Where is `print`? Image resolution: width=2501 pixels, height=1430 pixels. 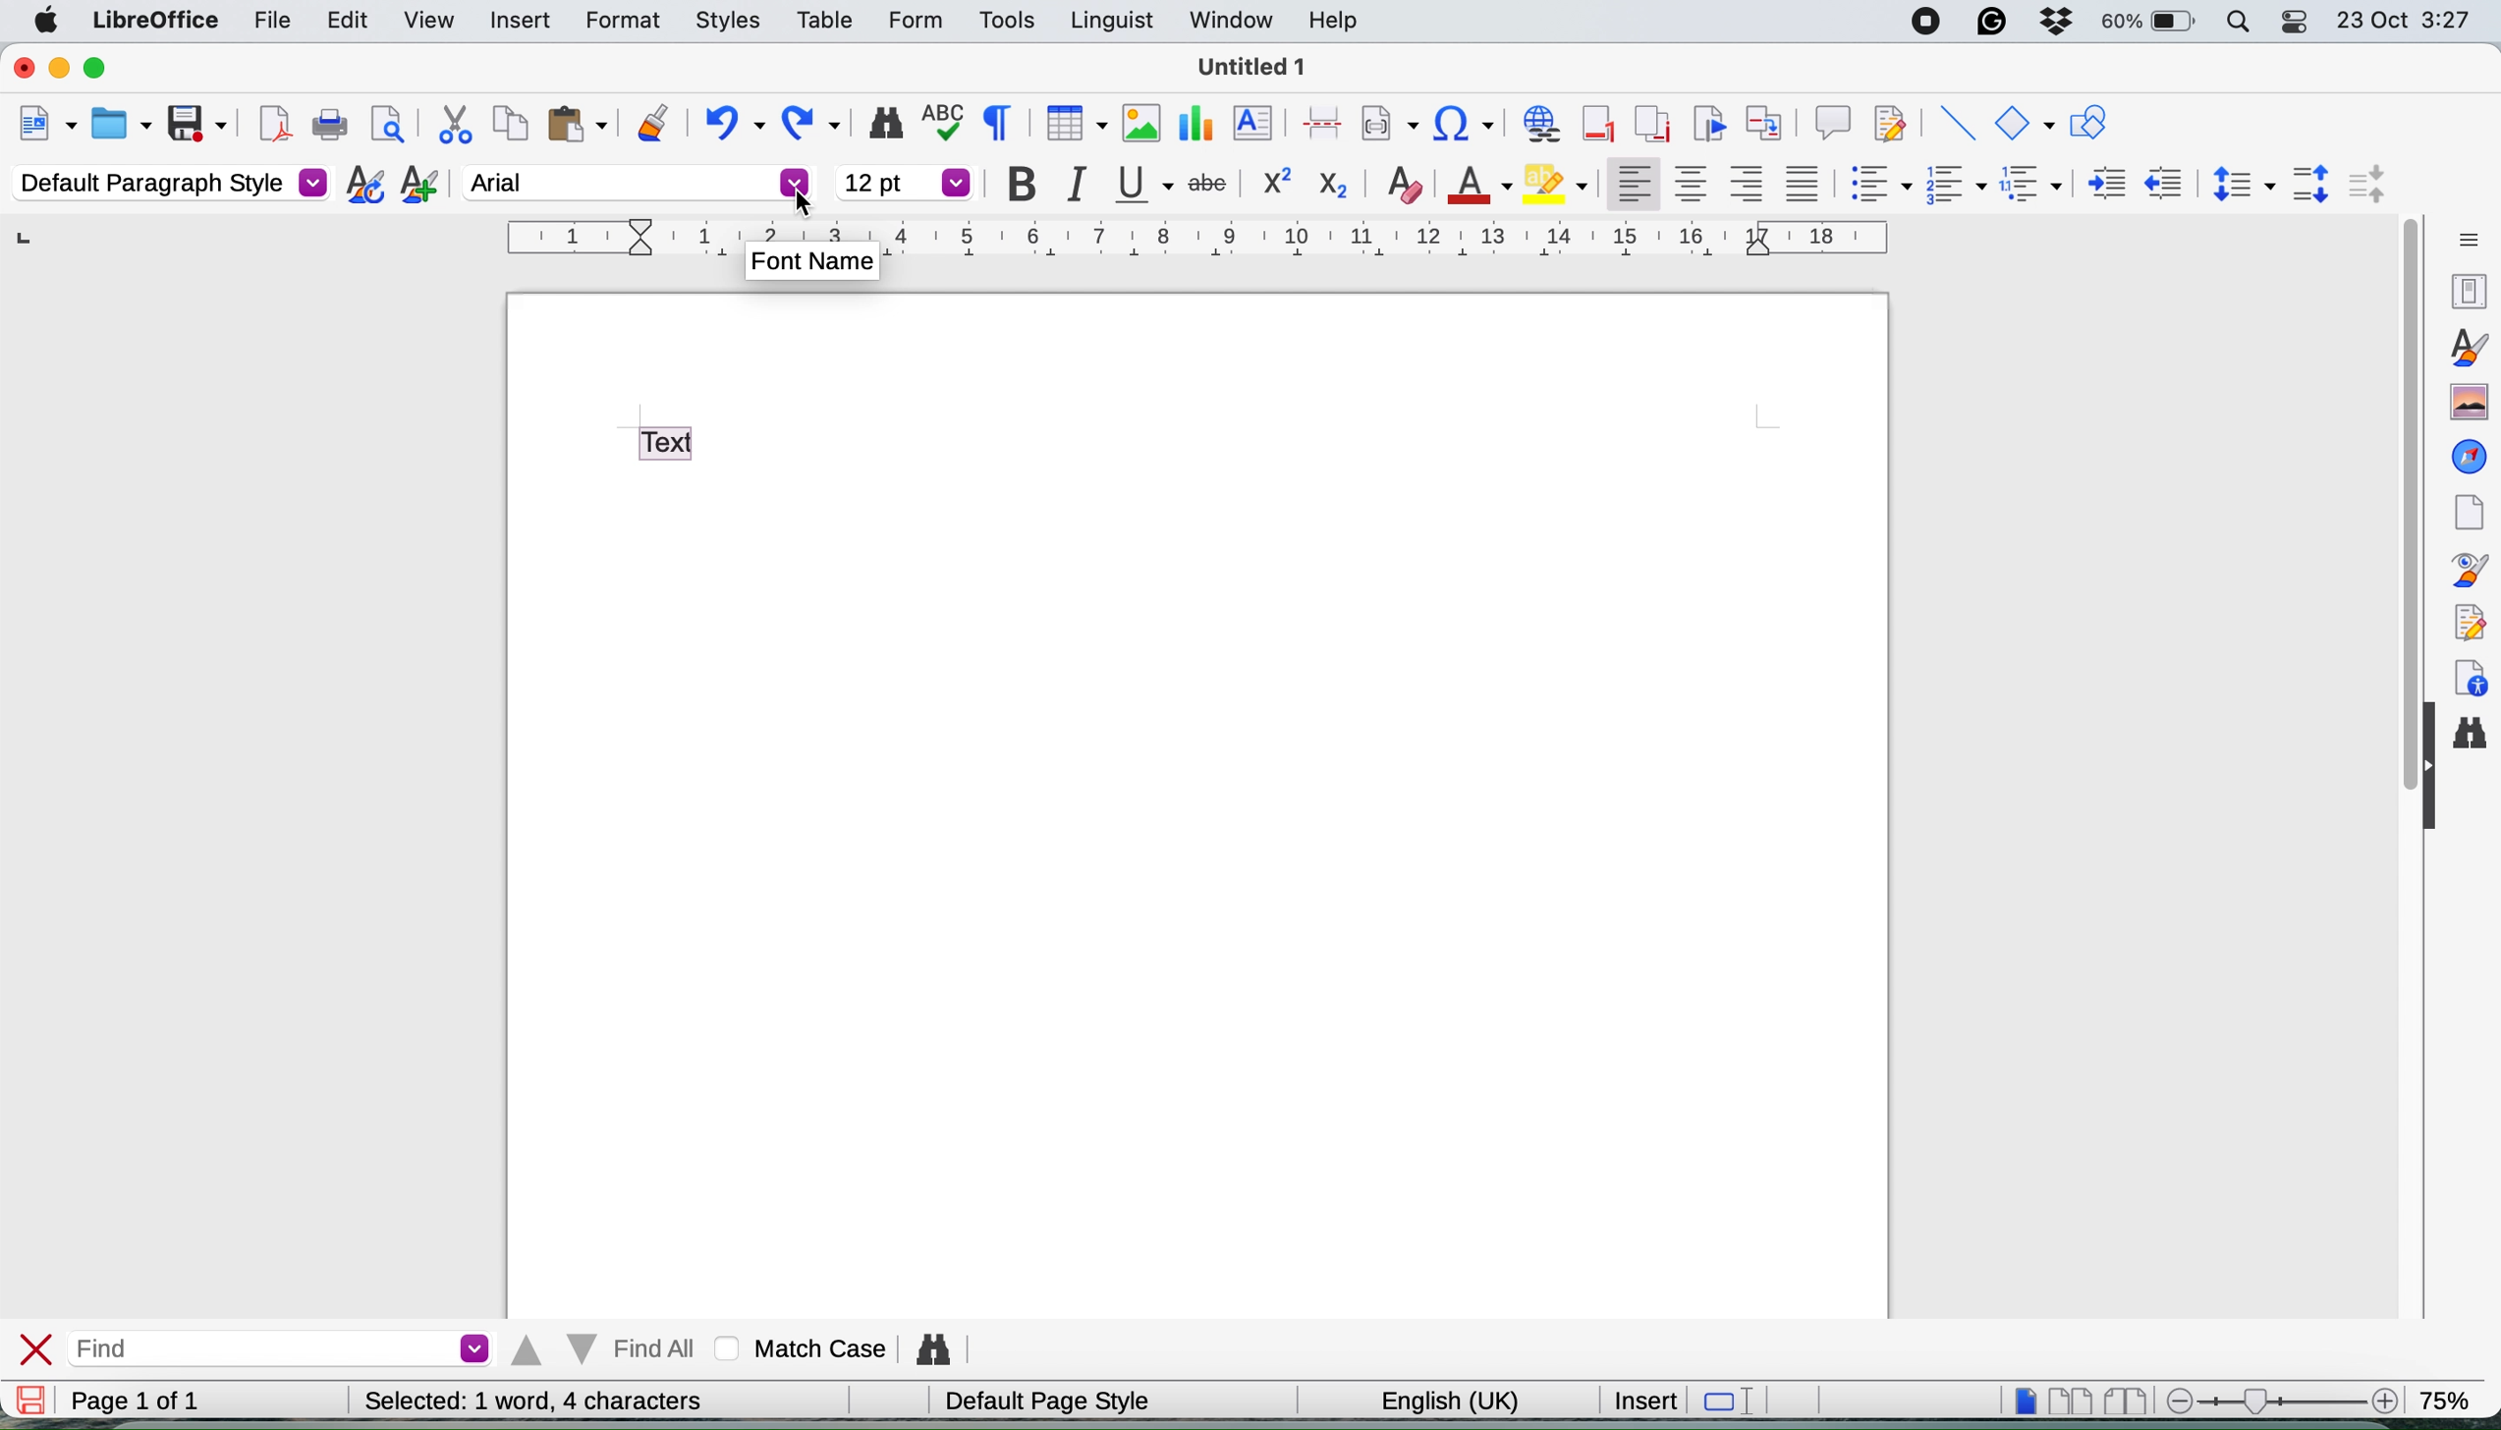
print is located at coordinates (328, 128).